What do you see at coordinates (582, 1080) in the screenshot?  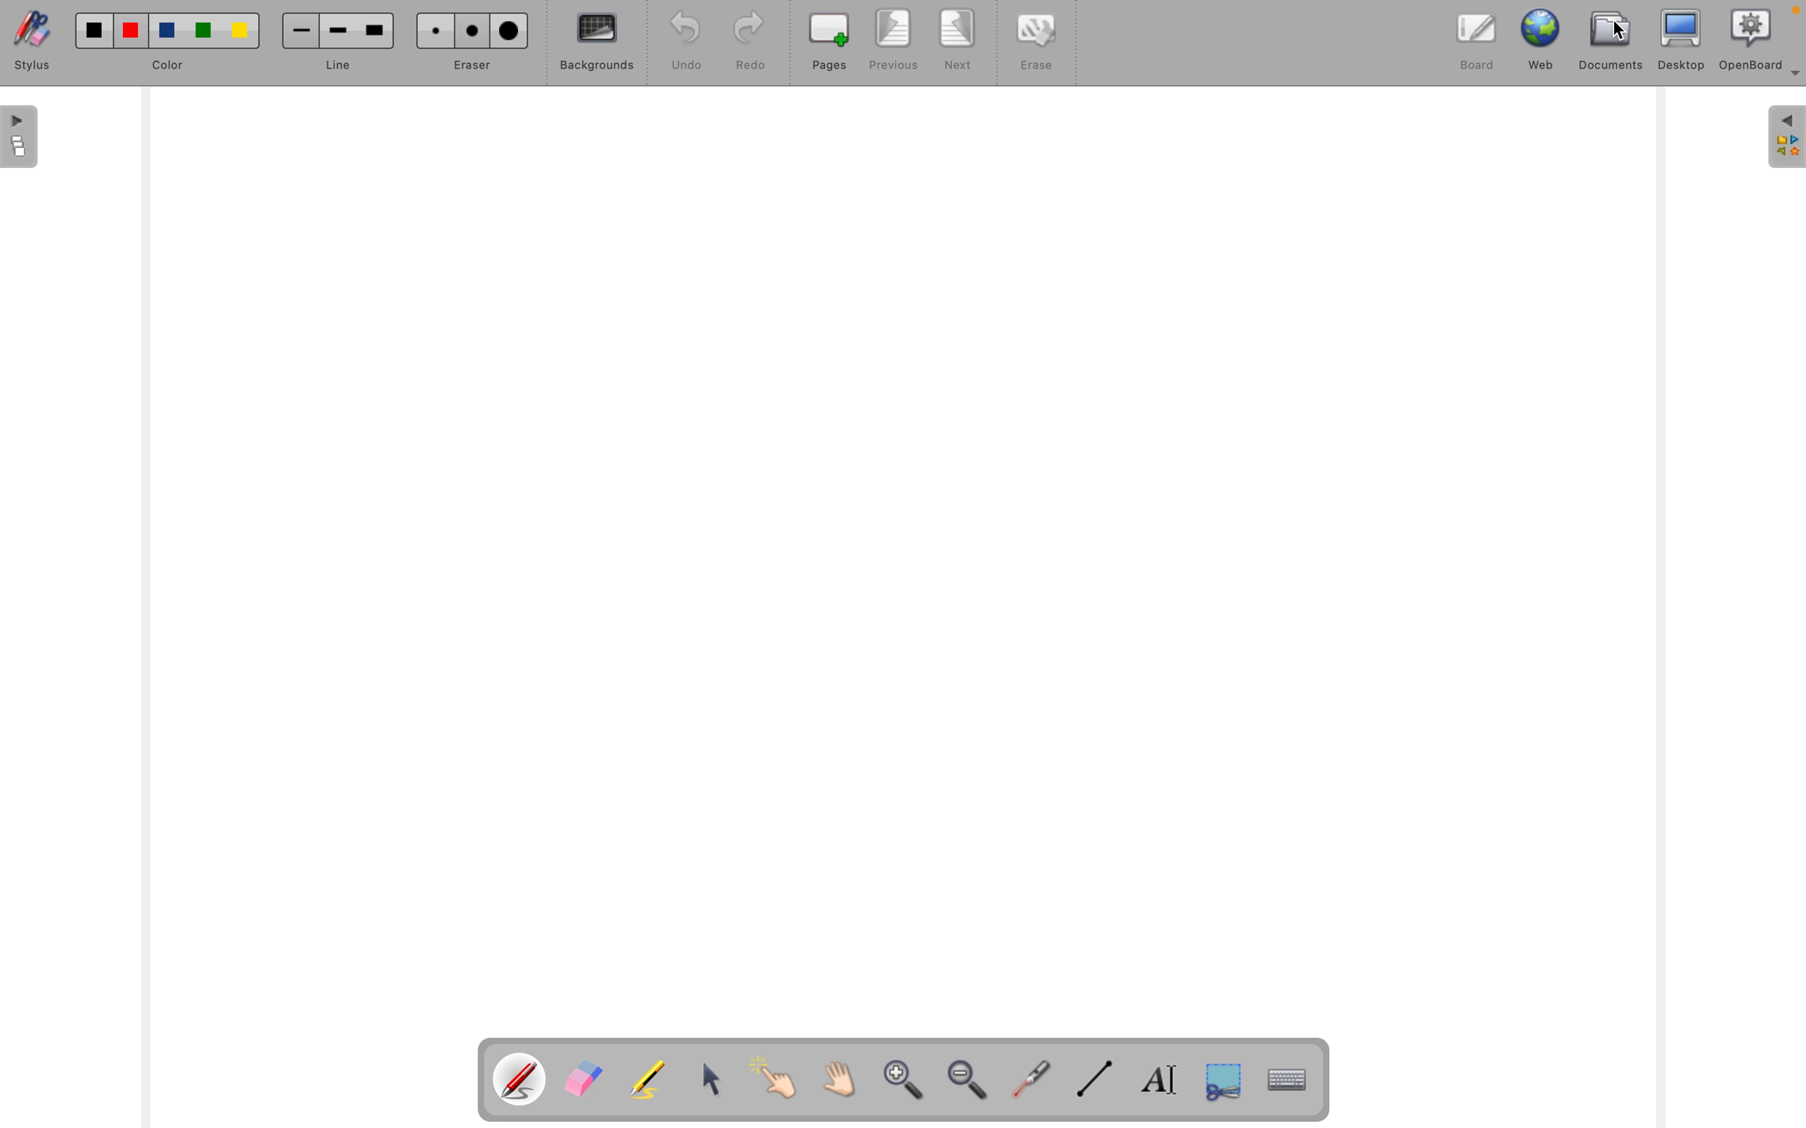 I see `eraser` at bounding box center [582, 1080].